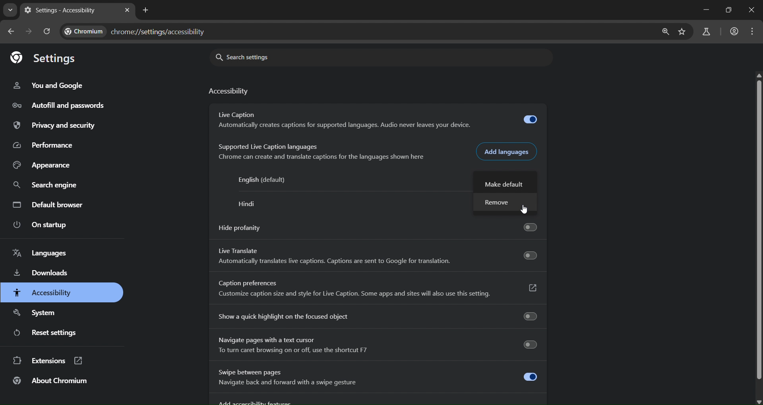  Describe the element at coordinates (378, 290) in the screenshot. I see `Caption preferences
Customize caption size and style for Live Caption. Some apps and sites will also use this setting.` at that location.